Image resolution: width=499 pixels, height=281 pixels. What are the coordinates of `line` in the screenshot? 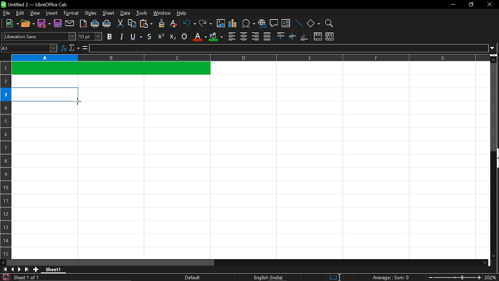 It's located at (299, 23).